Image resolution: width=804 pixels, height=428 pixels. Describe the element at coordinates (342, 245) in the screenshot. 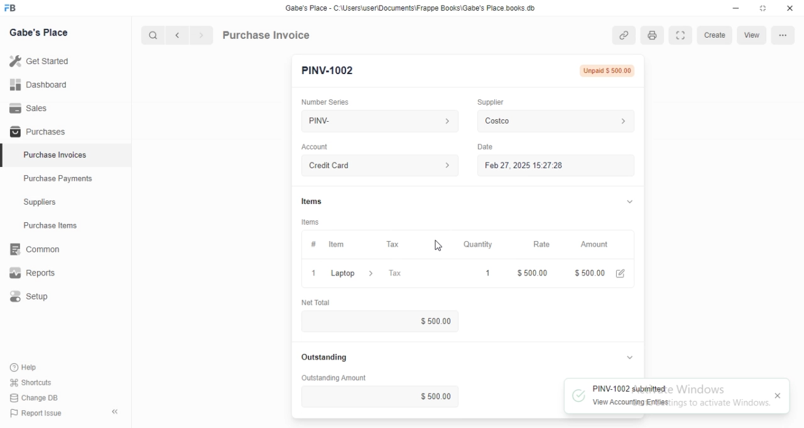

I see `# Item` at that location.